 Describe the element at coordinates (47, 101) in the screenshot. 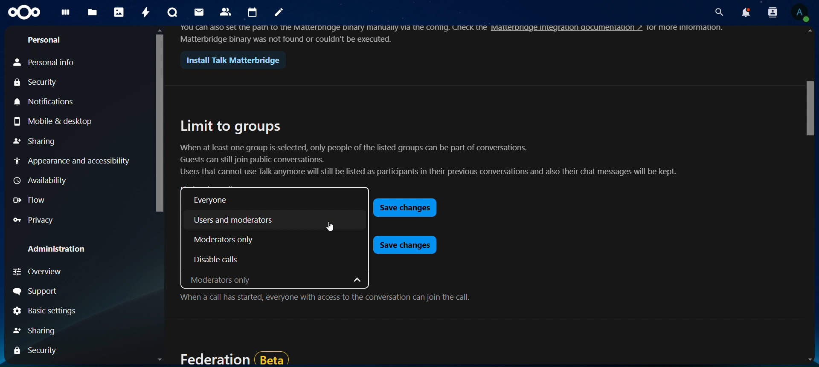

I see `notifications` at that location.